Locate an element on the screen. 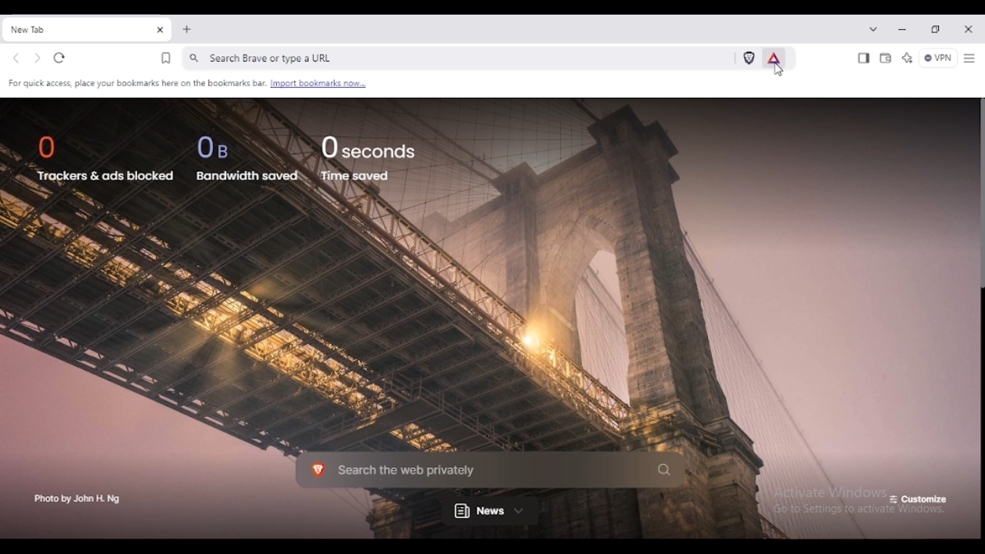 This screenshot has width=985, height=554. brave firewall + VPN is located at coordinates (937, 58).